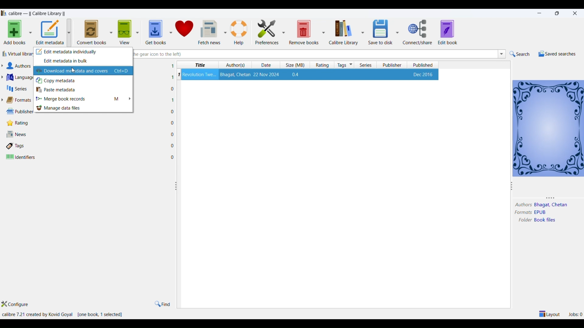 This screenshot has height=328, width=584. Describe the element at coordinates (19, 305) in the screenshot. I see `configure` at that location.